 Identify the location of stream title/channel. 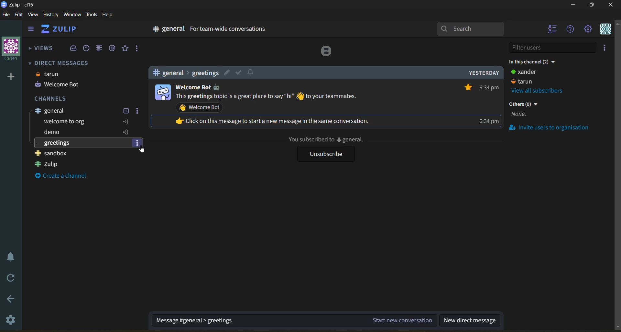
(77, 111).